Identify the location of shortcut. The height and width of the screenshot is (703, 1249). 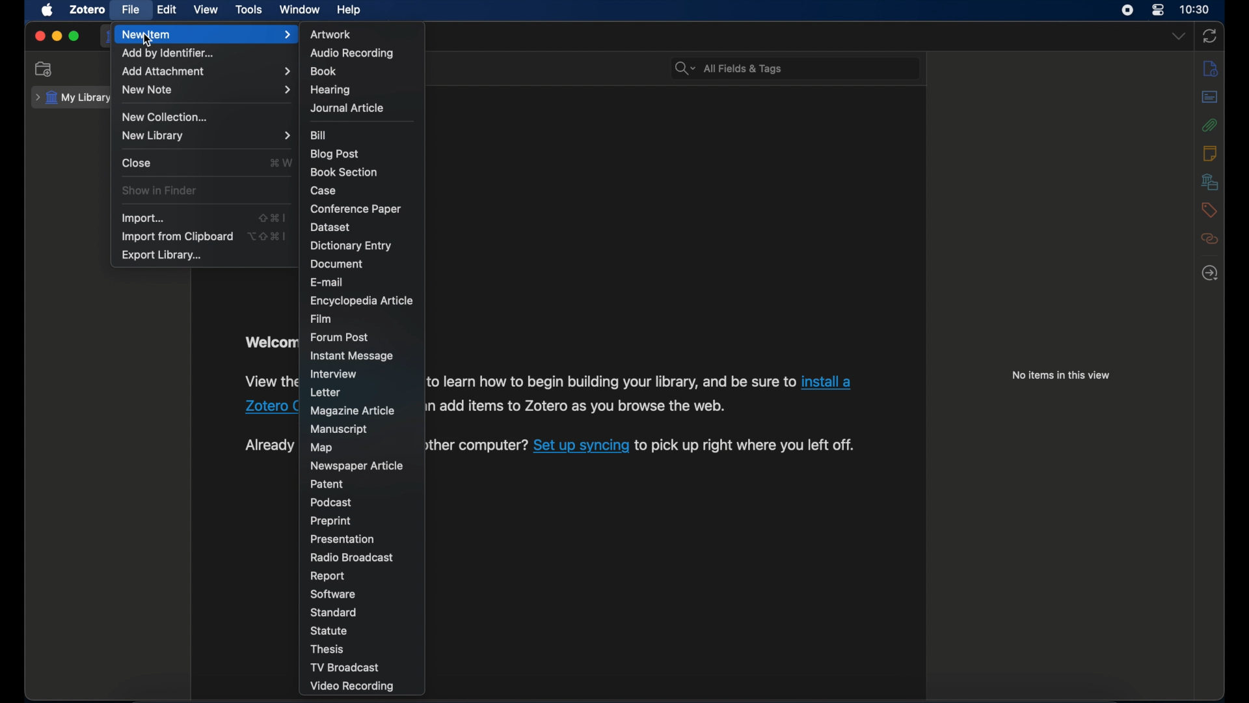
(268, 236).